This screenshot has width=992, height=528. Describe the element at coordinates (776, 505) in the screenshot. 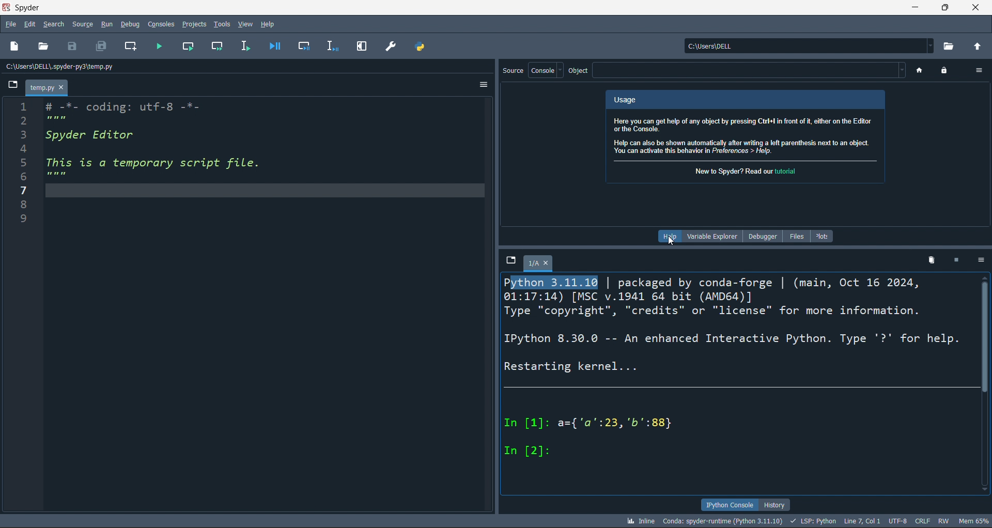

I see `history` at that location.